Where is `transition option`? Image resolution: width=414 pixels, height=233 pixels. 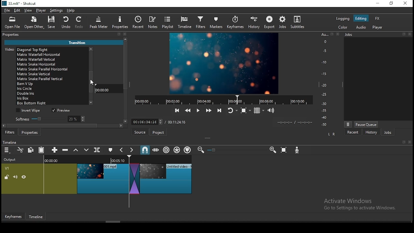
transition option is located at coordinates (51, 74).